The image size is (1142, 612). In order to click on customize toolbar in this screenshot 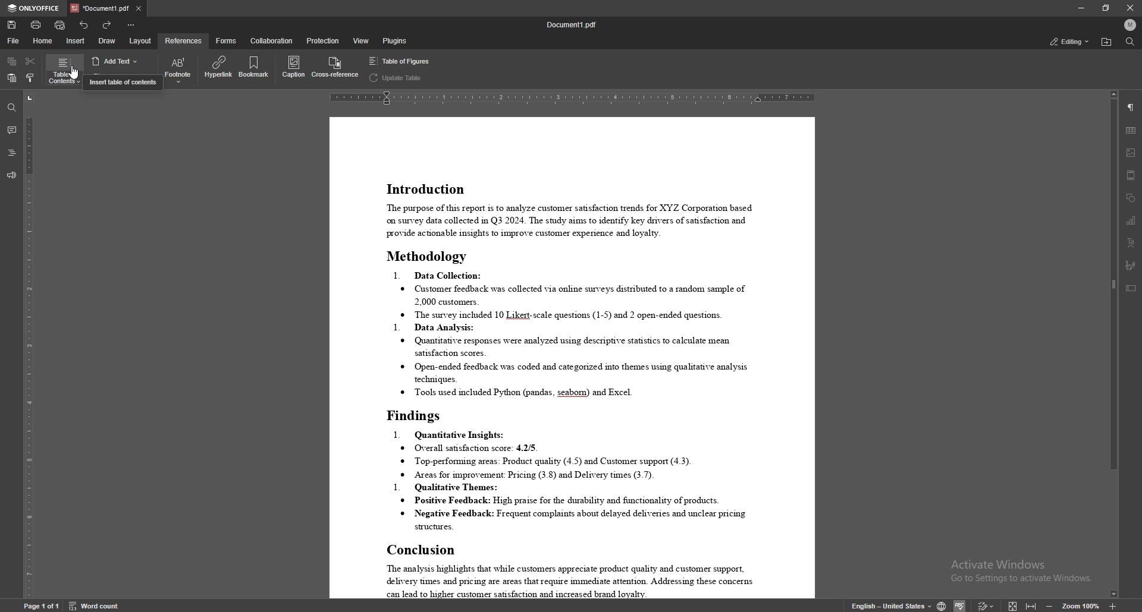, I will do `click(131, 25)`.